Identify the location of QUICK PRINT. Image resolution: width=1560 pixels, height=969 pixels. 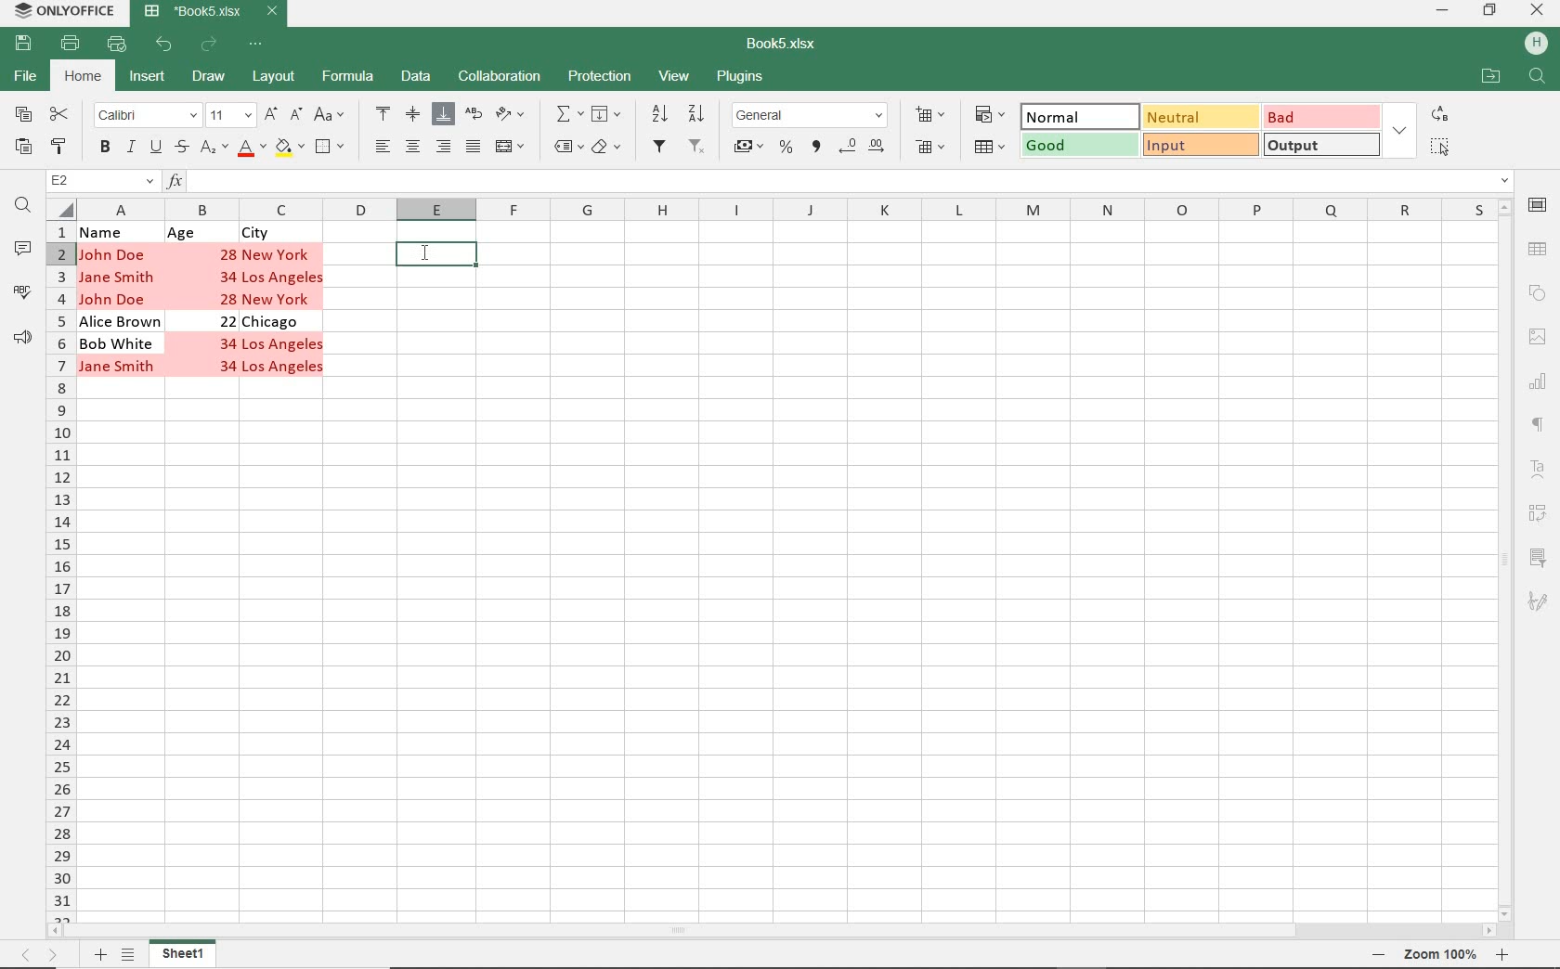
(116, 45).